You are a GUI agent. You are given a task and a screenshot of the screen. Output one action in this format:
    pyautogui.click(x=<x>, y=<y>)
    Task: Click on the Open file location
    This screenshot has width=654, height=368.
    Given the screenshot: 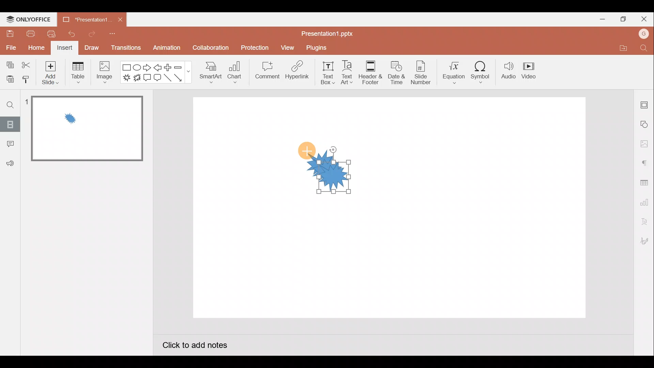 What is the action you would take?
    pyautogui.click(x=620, y=48)
    